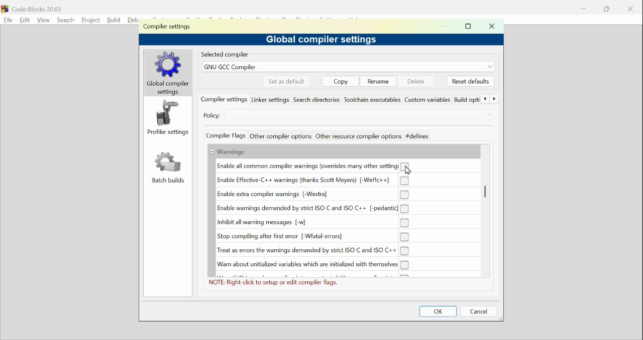  I want to click on Set as default, so click(286, 81).